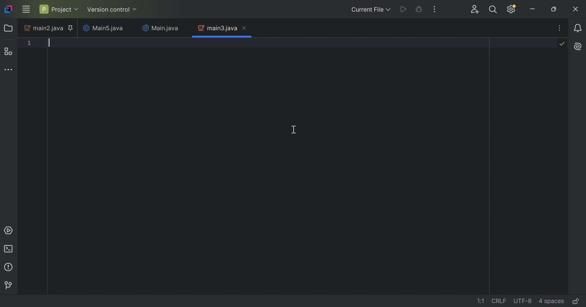 Image resolution: width=586 pixels, height=307 pixels. What do you see at coordinates (532, 9) in the screenshot?
I see `Minimize` at bounding box center [532, 9].